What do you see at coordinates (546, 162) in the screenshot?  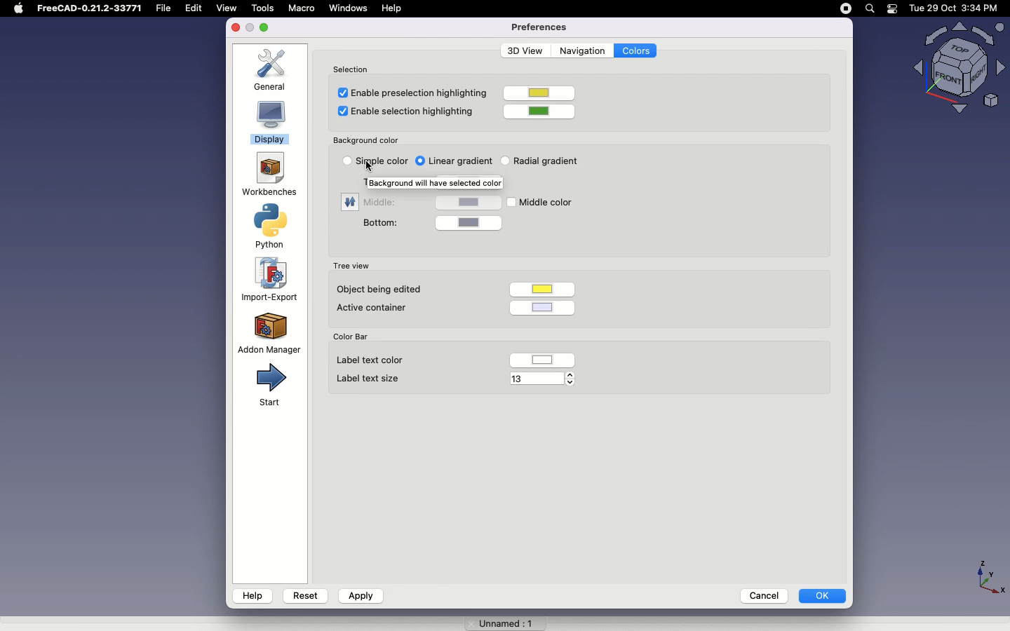 I see `Radial gradient` at bounding box center [546, 162].